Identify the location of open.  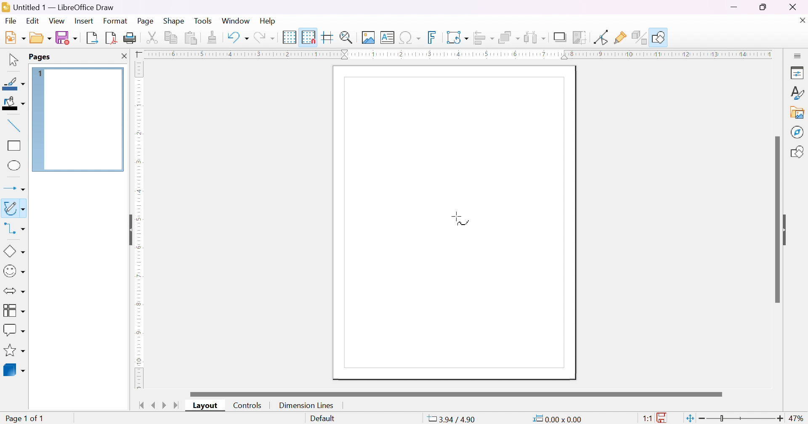
(42, 37).